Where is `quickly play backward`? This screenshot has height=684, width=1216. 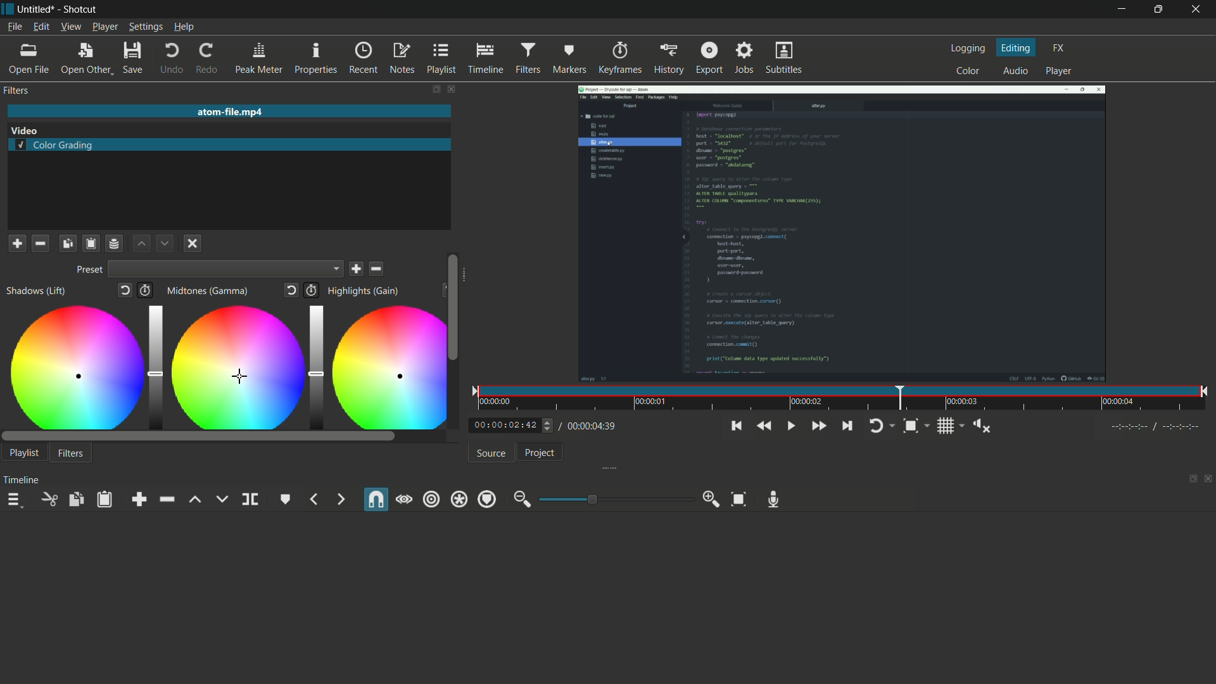 quickly play backward is located at coordinates (761, 426).